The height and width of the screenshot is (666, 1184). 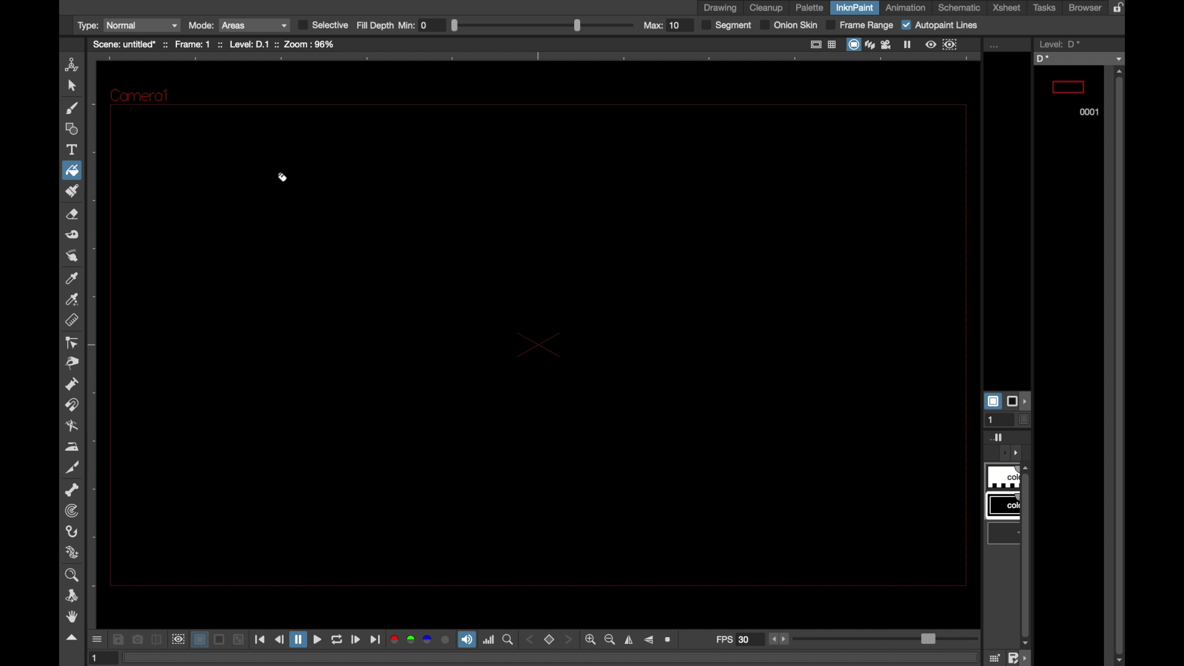 What do you see at coordinates (609, 639) in the screenshot?
I see `zoom out` at bounding box center [609, 639].